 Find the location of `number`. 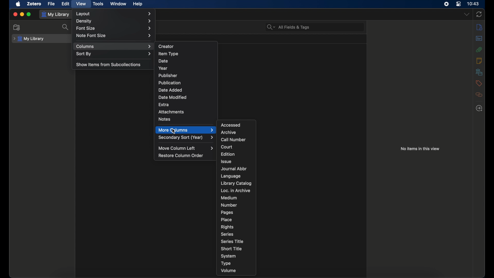

number is located at coordinates (229, 205).